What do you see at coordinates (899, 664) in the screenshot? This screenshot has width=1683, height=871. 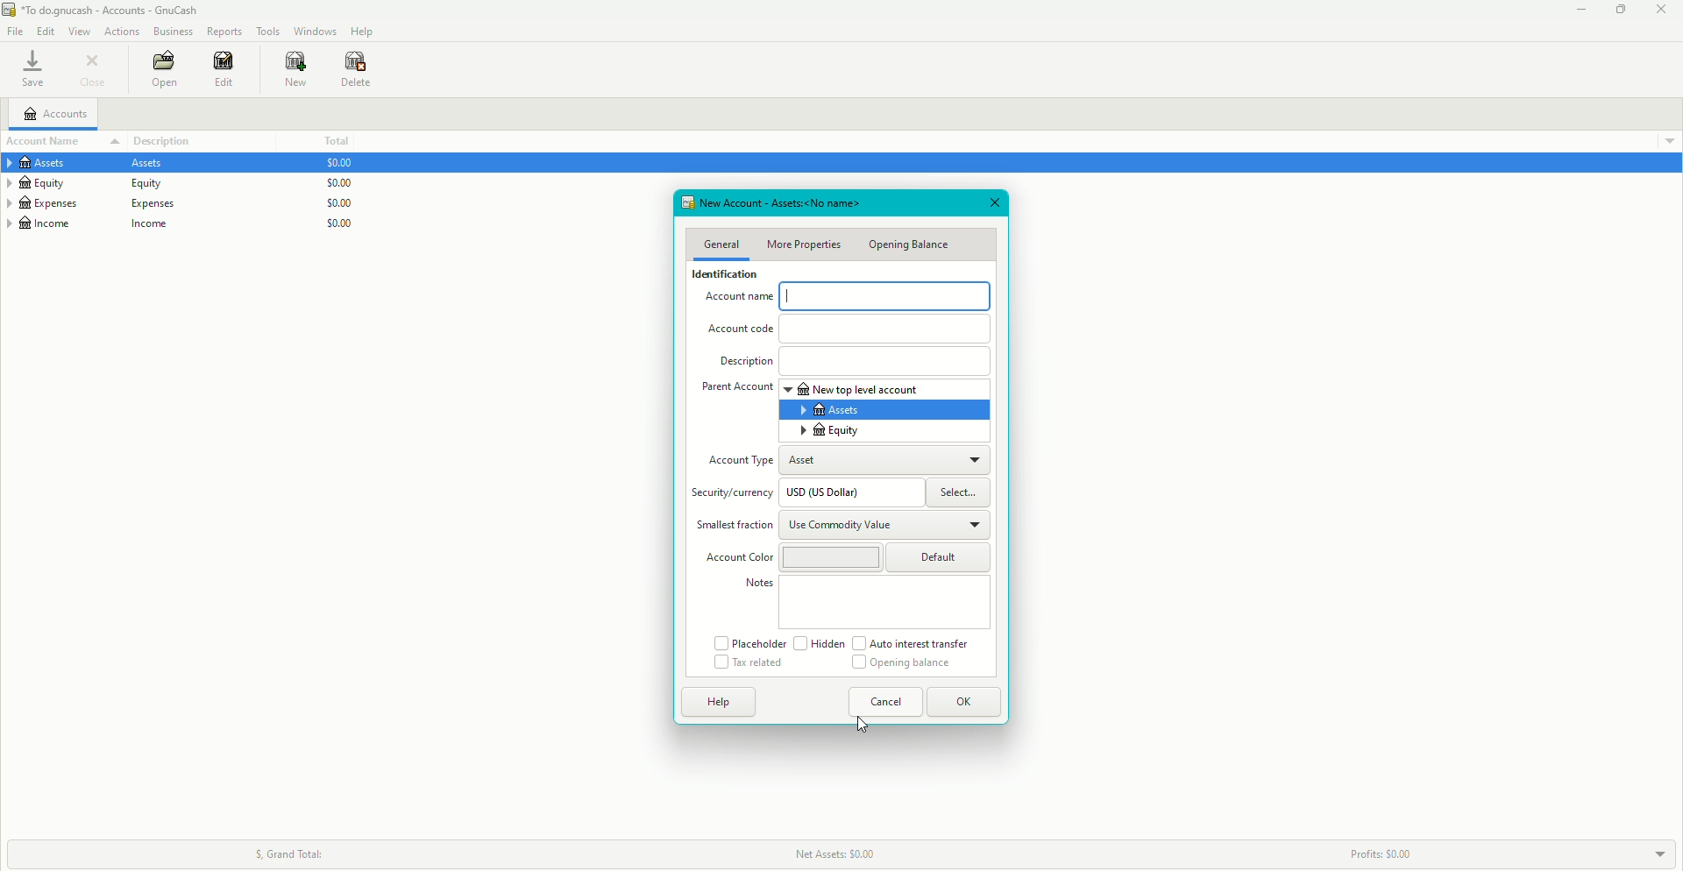 I see `Opening Balance` at bounding box center [899, 664].